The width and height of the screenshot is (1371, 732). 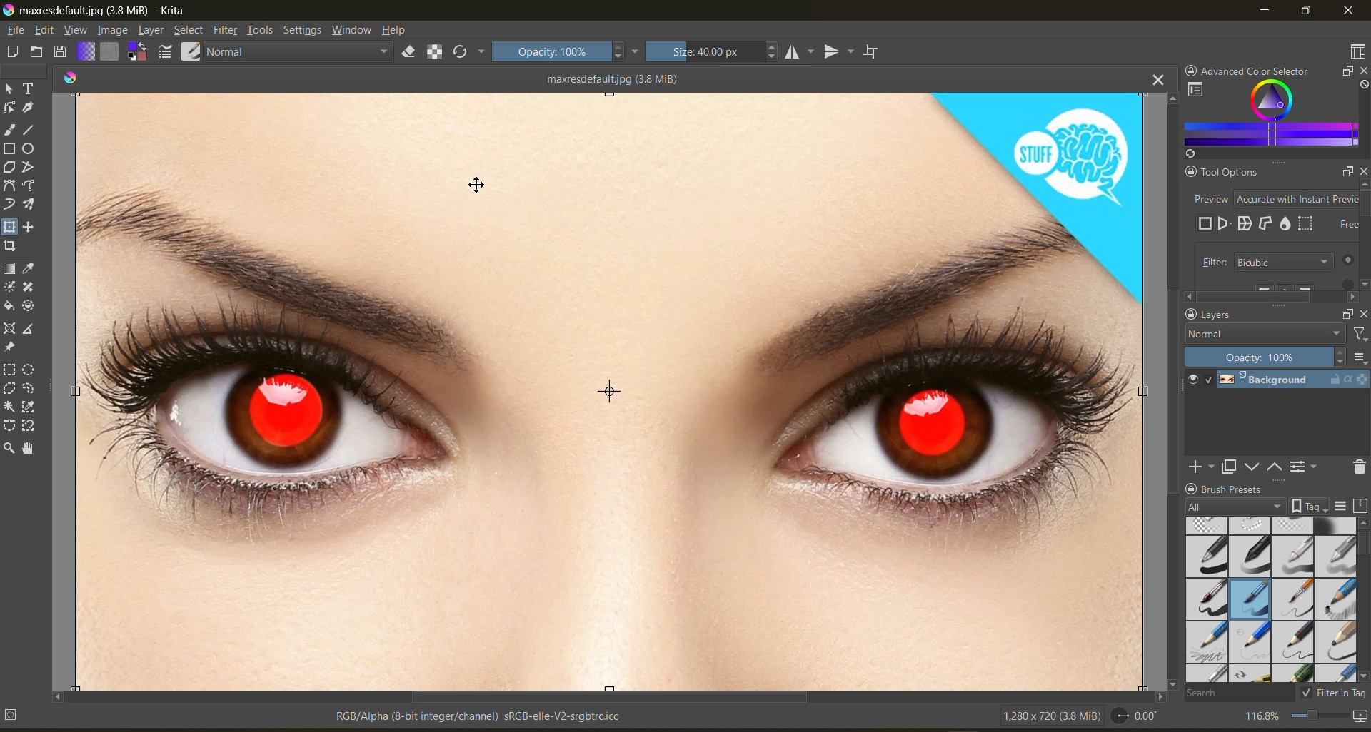 I want to click on Layers, so click(x=1244, y=315).